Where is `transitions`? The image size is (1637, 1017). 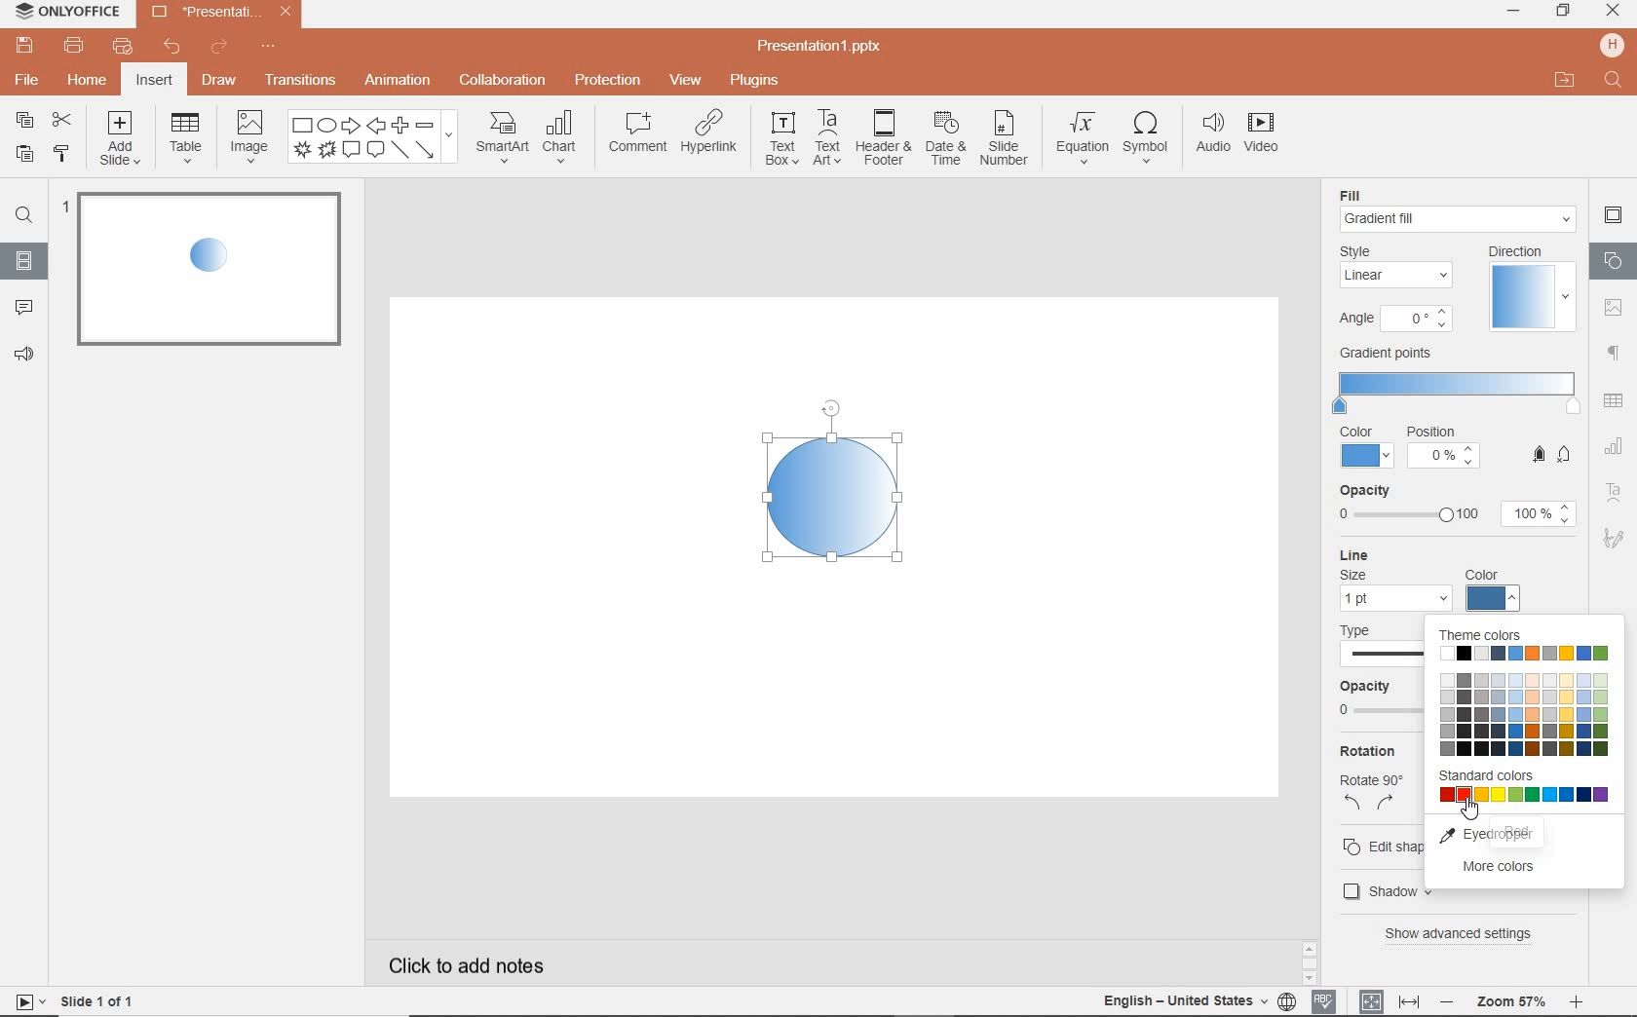 transitions is located at coordinates (300, 78).